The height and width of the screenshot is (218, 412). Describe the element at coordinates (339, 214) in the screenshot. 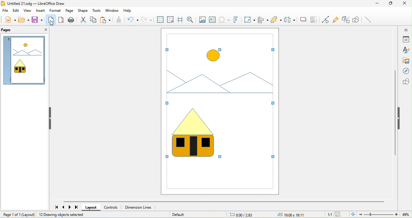

I see `save` at that location.